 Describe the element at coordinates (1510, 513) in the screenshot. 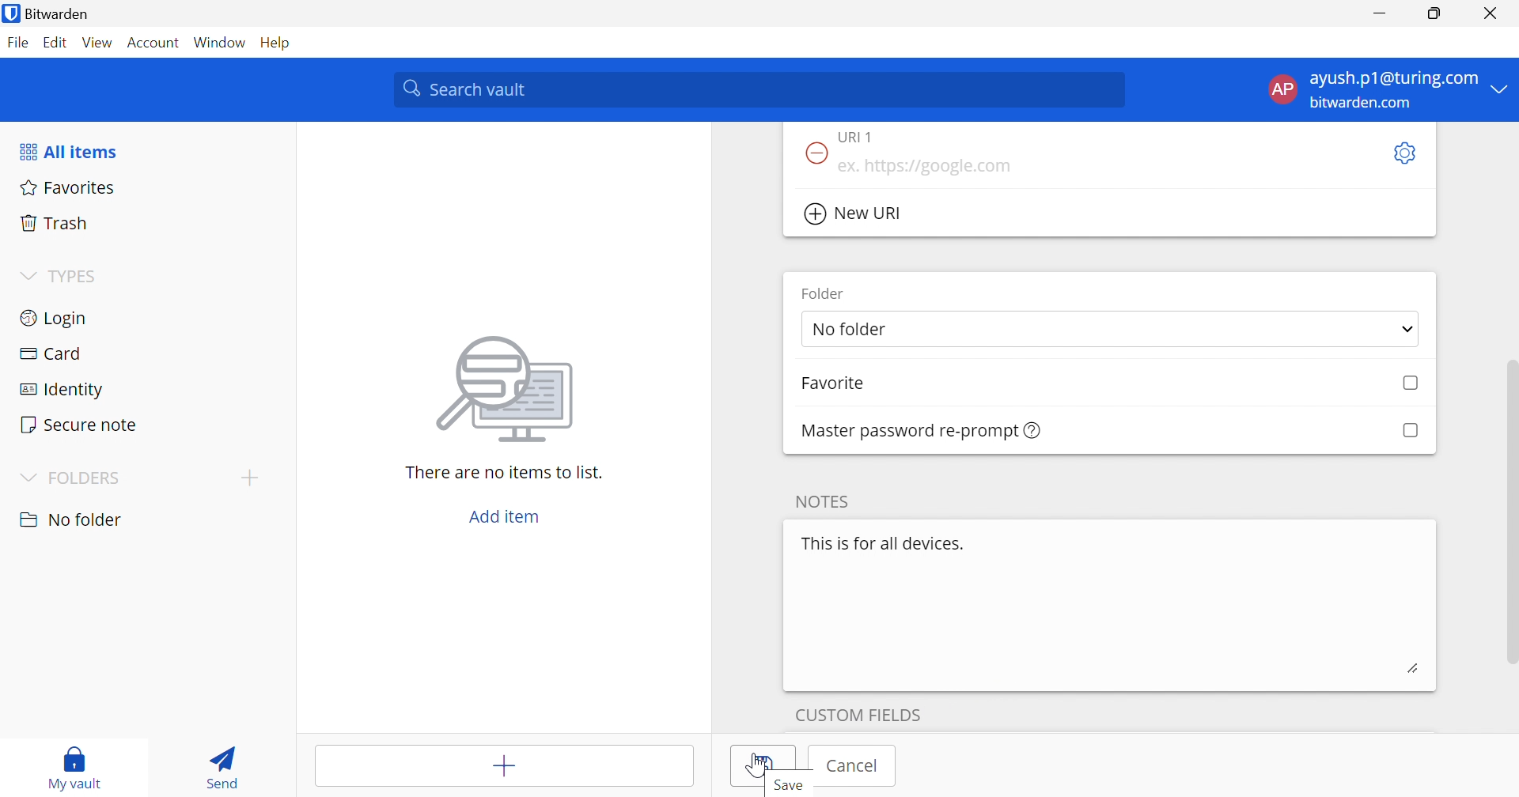

I see `Scroll Bar` at that location.